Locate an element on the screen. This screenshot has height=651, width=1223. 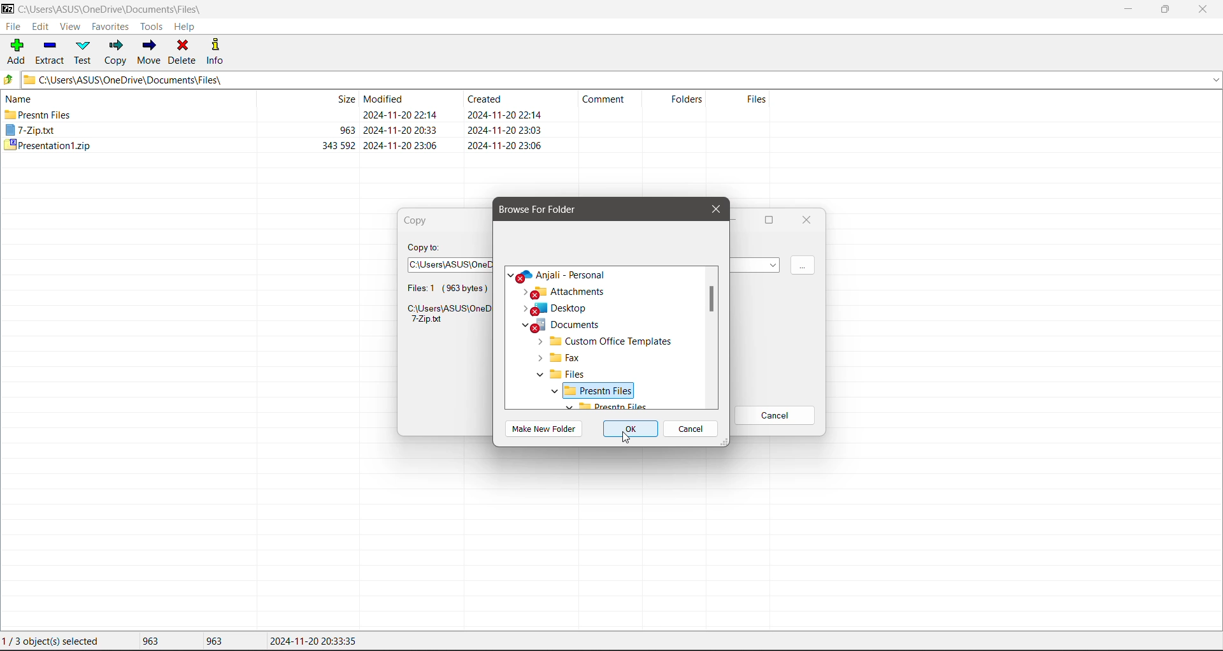
Cloud Location is located at coordinates (564, 275).